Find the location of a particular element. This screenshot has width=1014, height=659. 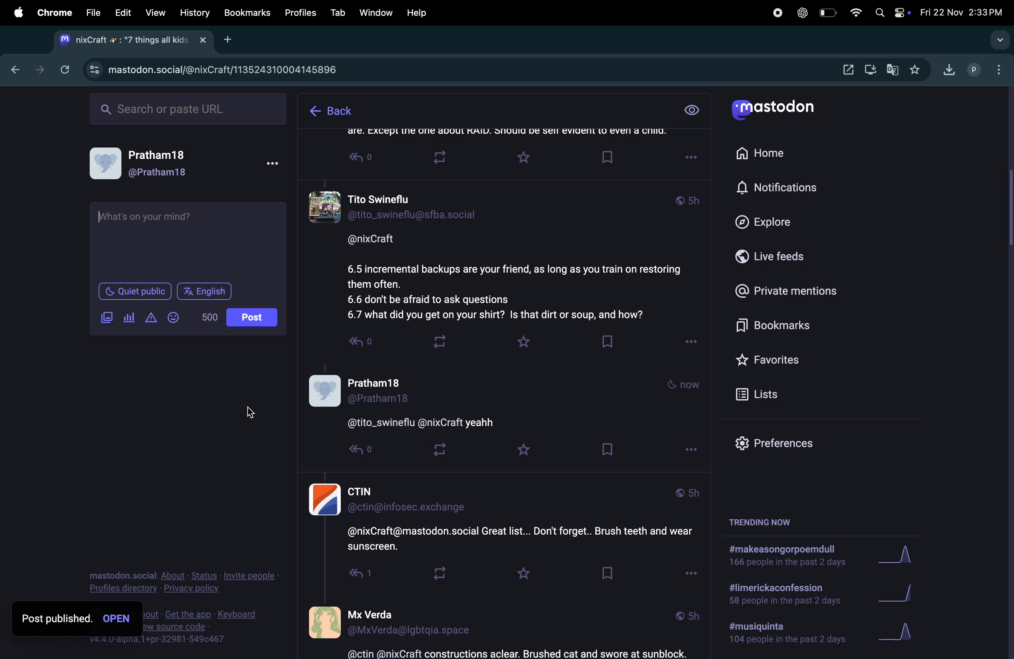

files is located at coordinates (92, 11).